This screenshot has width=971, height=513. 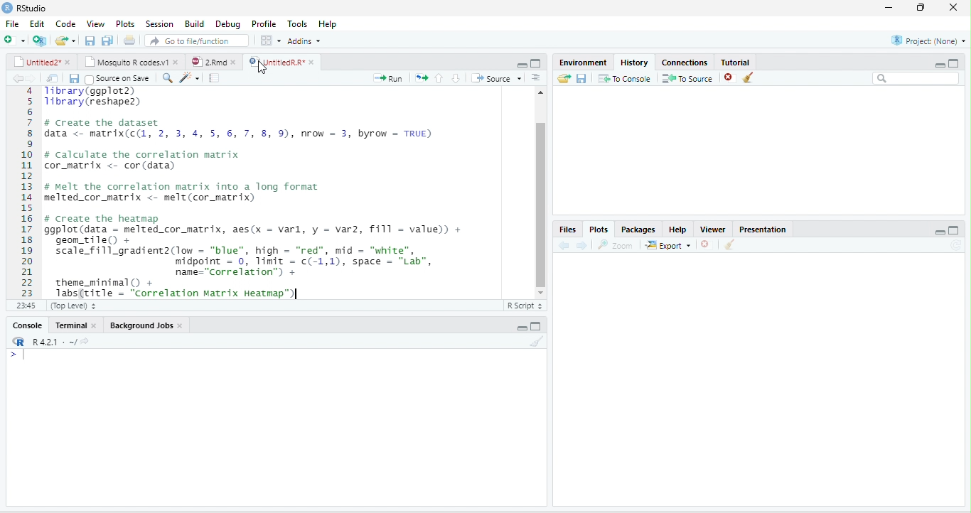 What do you see at coordinates (559, 78) in the screenshot?
I see `send file` at bounding box center [559, 78].